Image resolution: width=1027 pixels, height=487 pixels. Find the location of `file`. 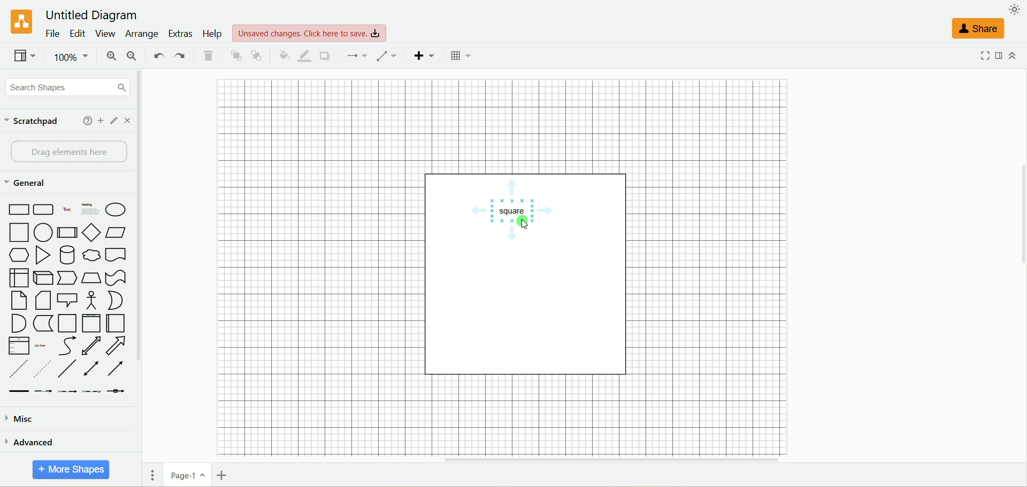

file is located at coordinates (53, 34).